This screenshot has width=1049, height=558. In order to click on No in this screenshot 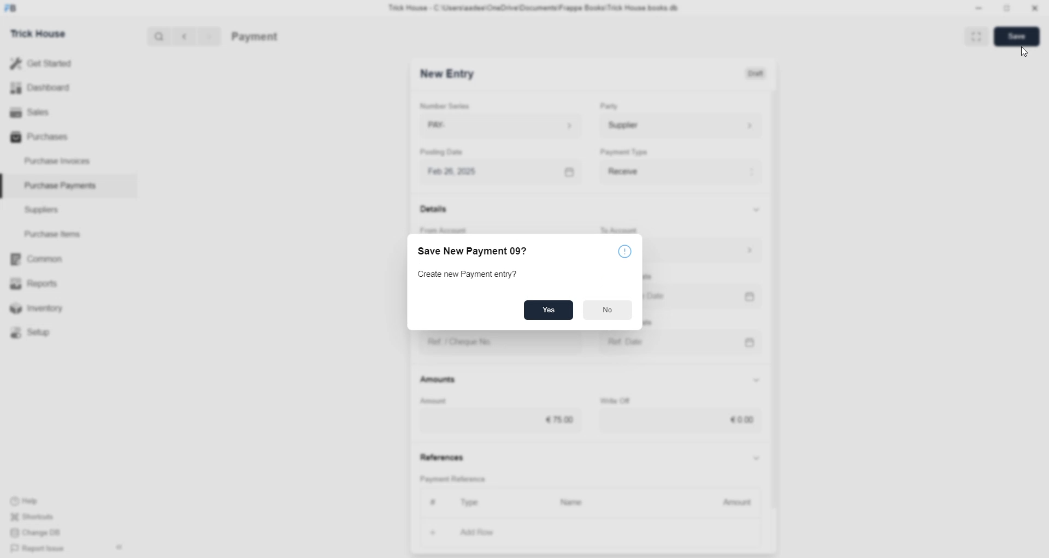, I will do `click(607, 311)`.